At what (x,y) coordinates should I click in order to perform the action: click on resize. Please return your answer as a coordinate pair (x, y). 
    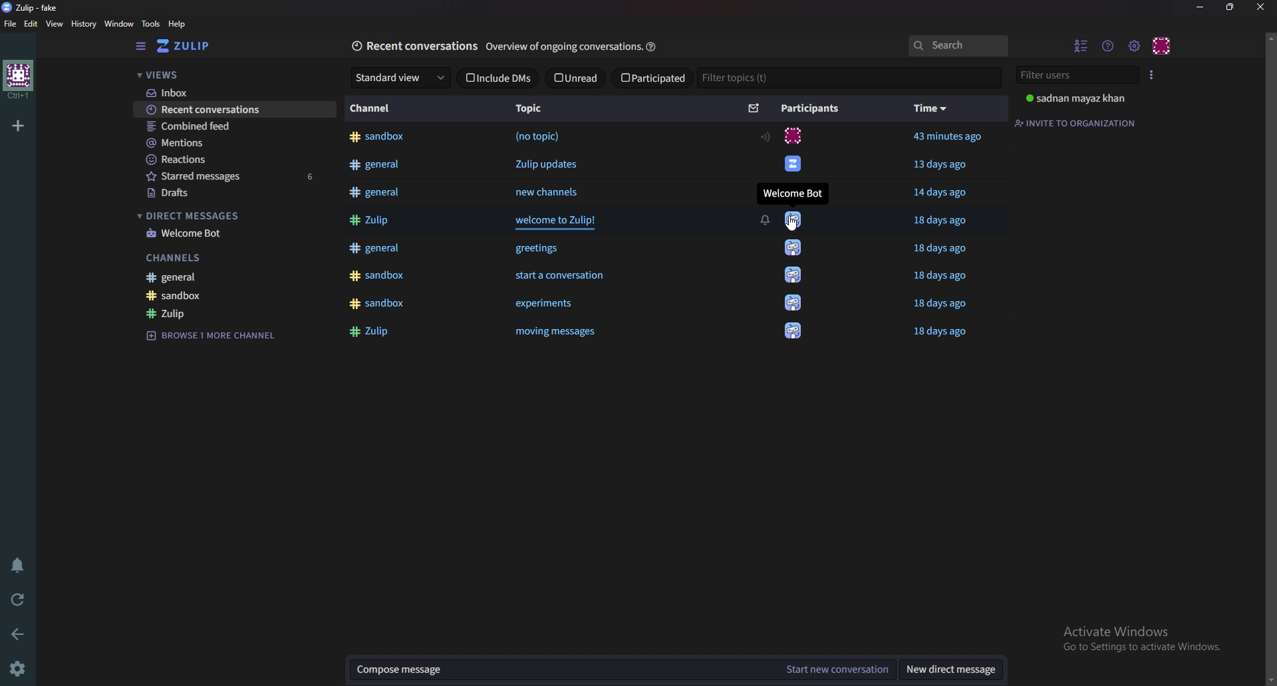
    Looking at the image, I should click on (1230, 7).